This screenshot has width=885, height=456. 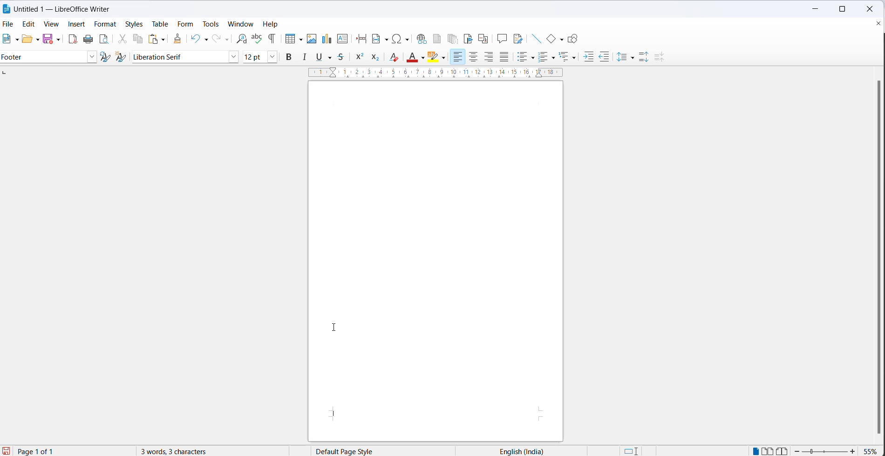 What do you see at coordinates (73, 40) in the screenshot?
I see `export as pdf` at bounding box center [73, 40].